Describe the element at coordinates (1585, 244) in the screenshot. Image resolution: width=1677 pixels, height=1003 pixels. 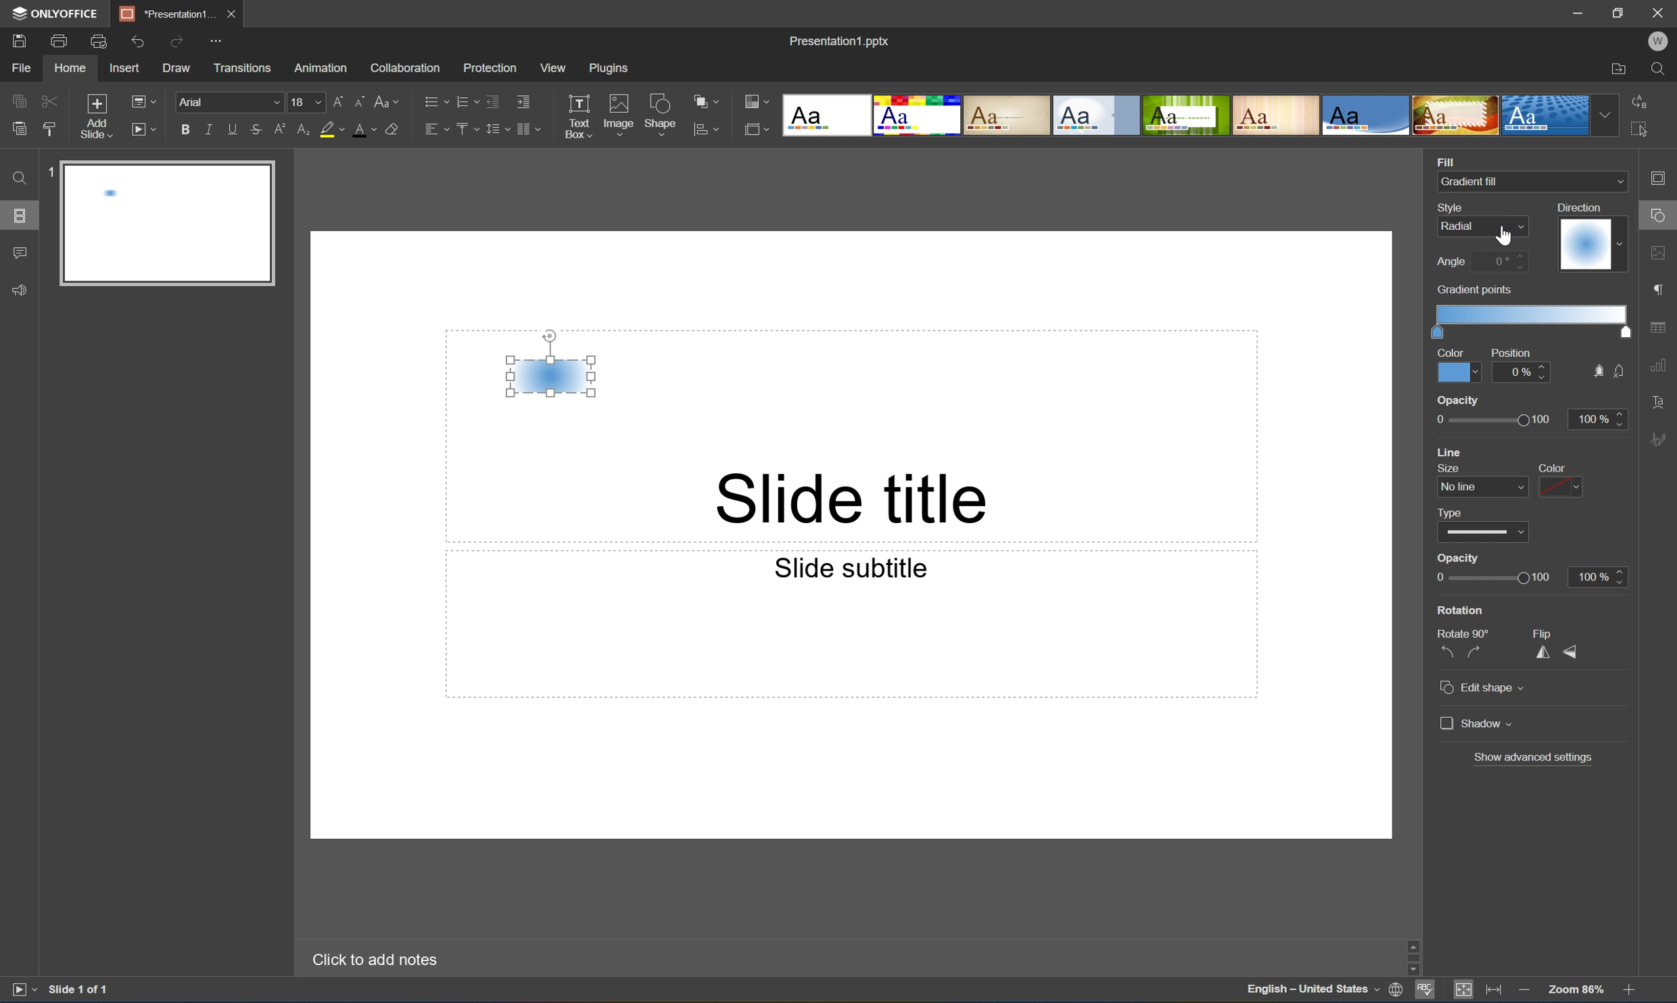
I see `Gradient` at that location.